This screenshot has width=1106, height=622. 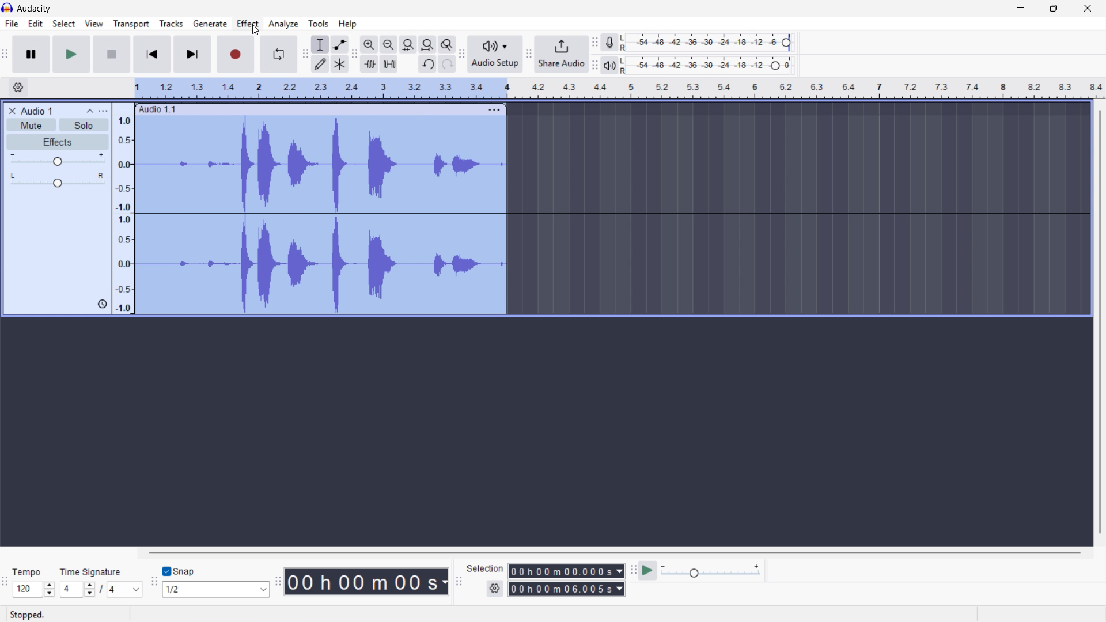 What do you see at coordinates (255, 33) in the screenshot?
I see `Cursor` at bounding box center [255, 33].